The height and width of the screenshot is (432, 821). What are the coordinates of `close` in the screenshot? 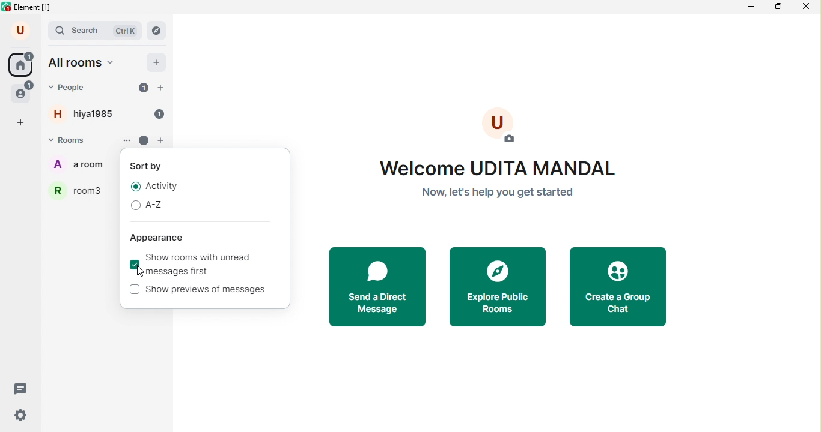 It's located at (805, 7).